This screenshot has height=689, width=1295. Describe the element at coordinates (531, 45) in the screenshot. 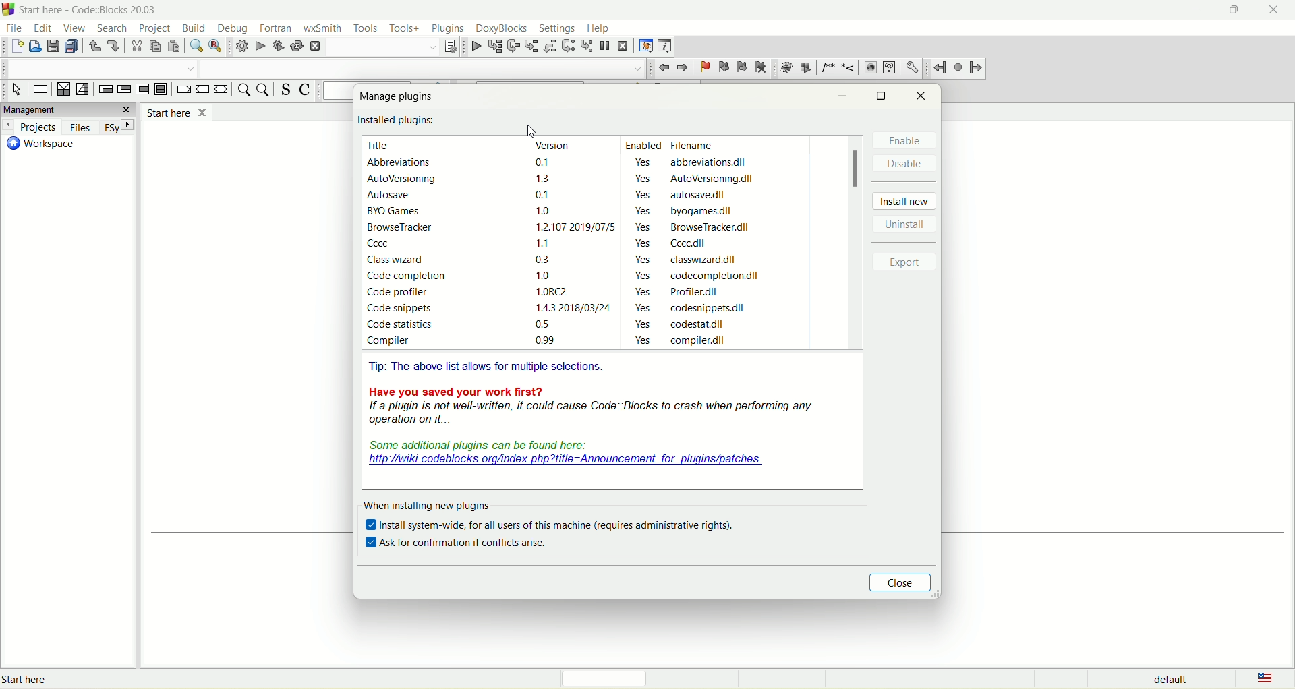

I see `step into` at that location.